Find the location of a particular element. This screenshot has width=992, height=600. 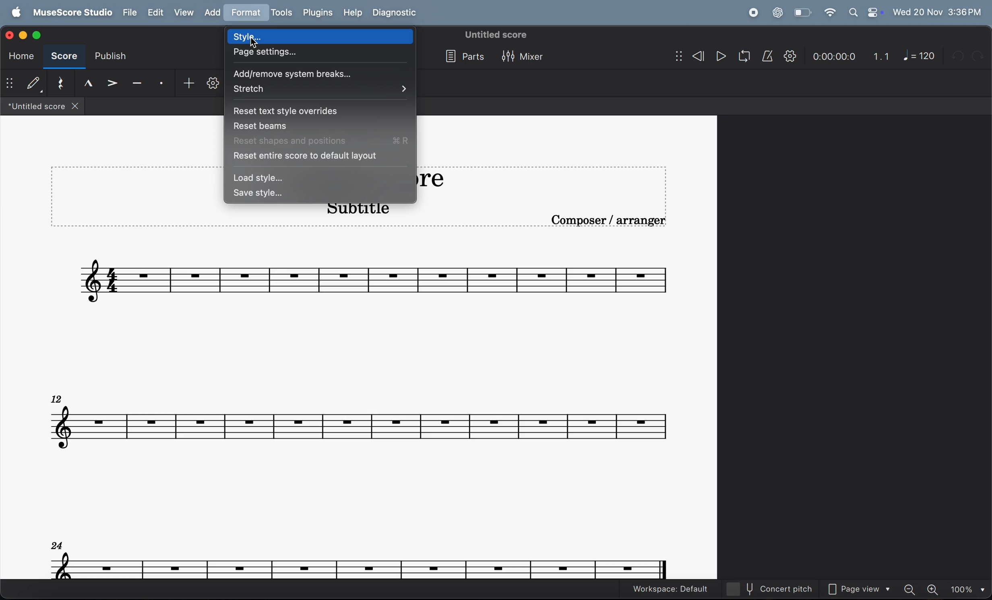

reset beams is located at coordinates (322, 126).